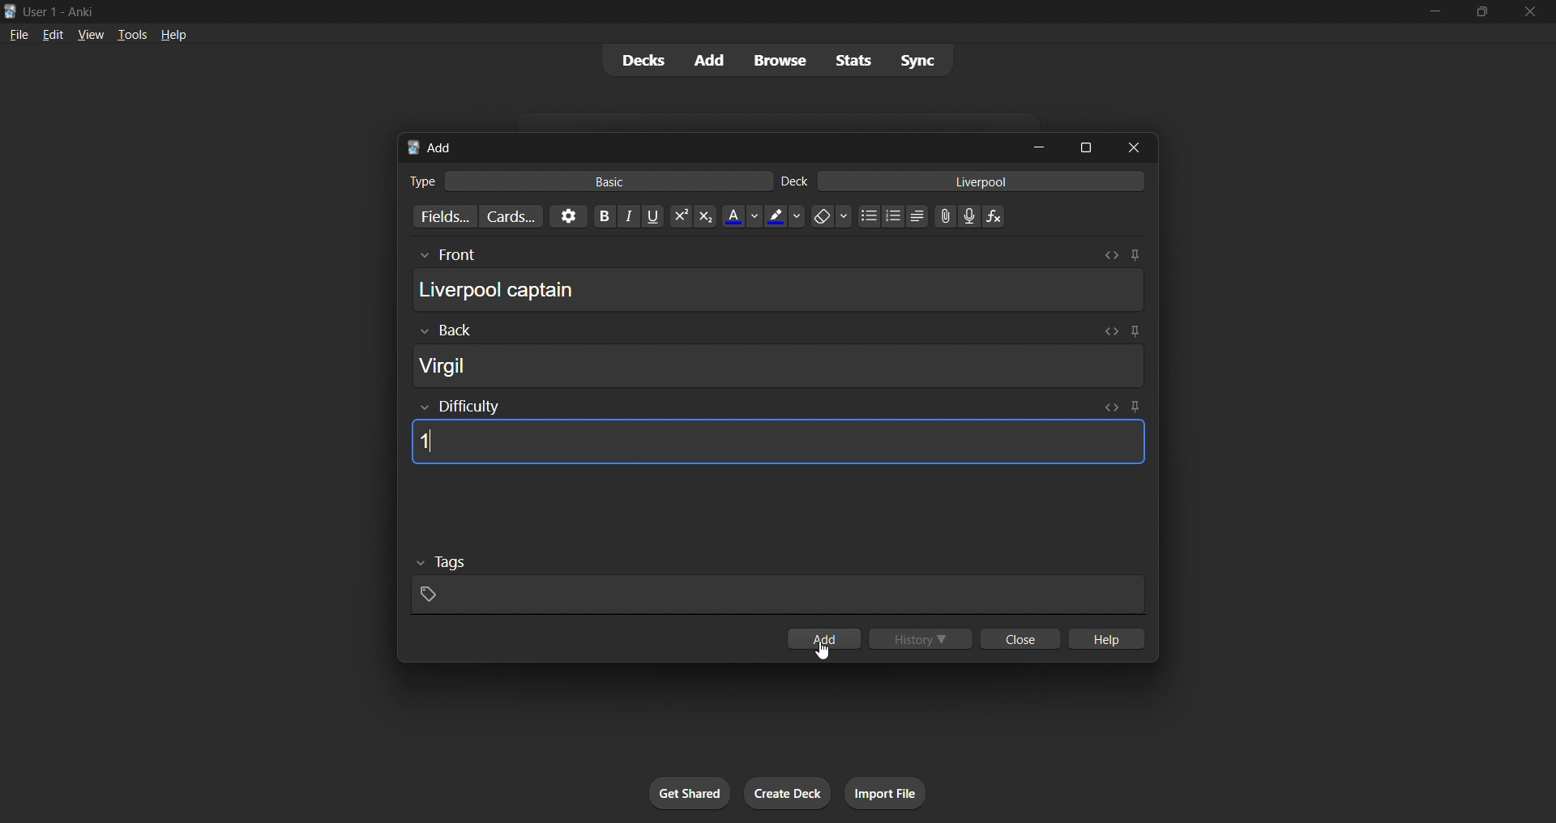 This screenshot has height=823, width=1556. I want to click on card back field input box, so click(779, 365).